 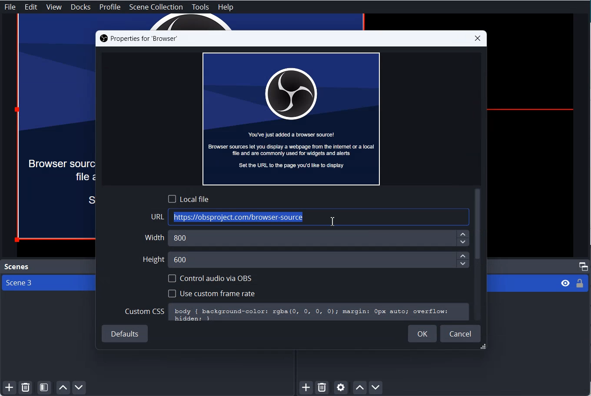 I want to click on Scenes, so click(x=16, y=267).